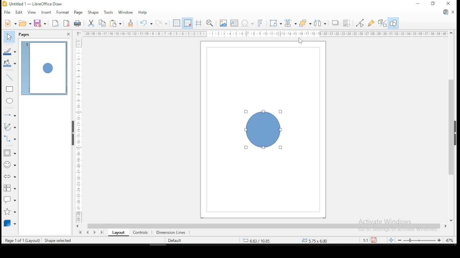 The height and width of the screenshot is (258, 460). Describe the element at coordinates (78, 13) in the screenshot. I see `page` at that location.